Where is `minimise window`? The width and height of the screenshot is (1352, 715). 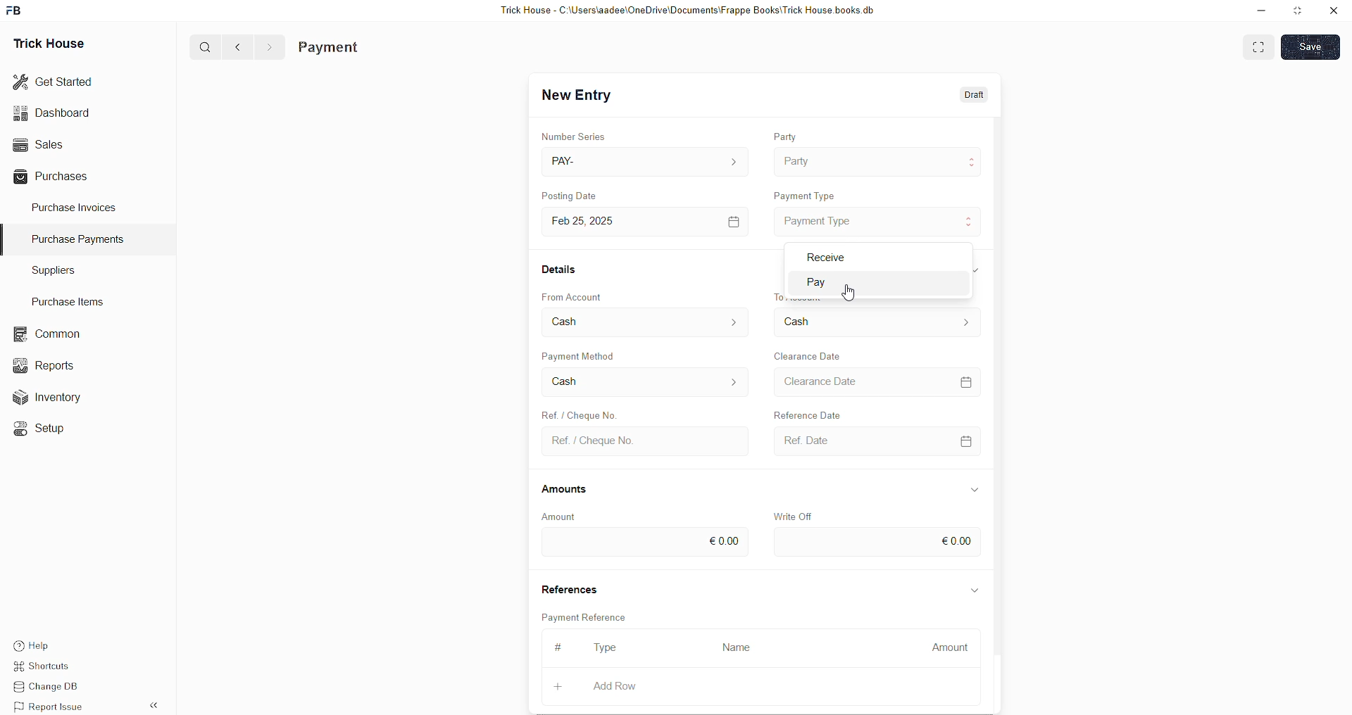
minimise window is located at coordinates (1296, 12).